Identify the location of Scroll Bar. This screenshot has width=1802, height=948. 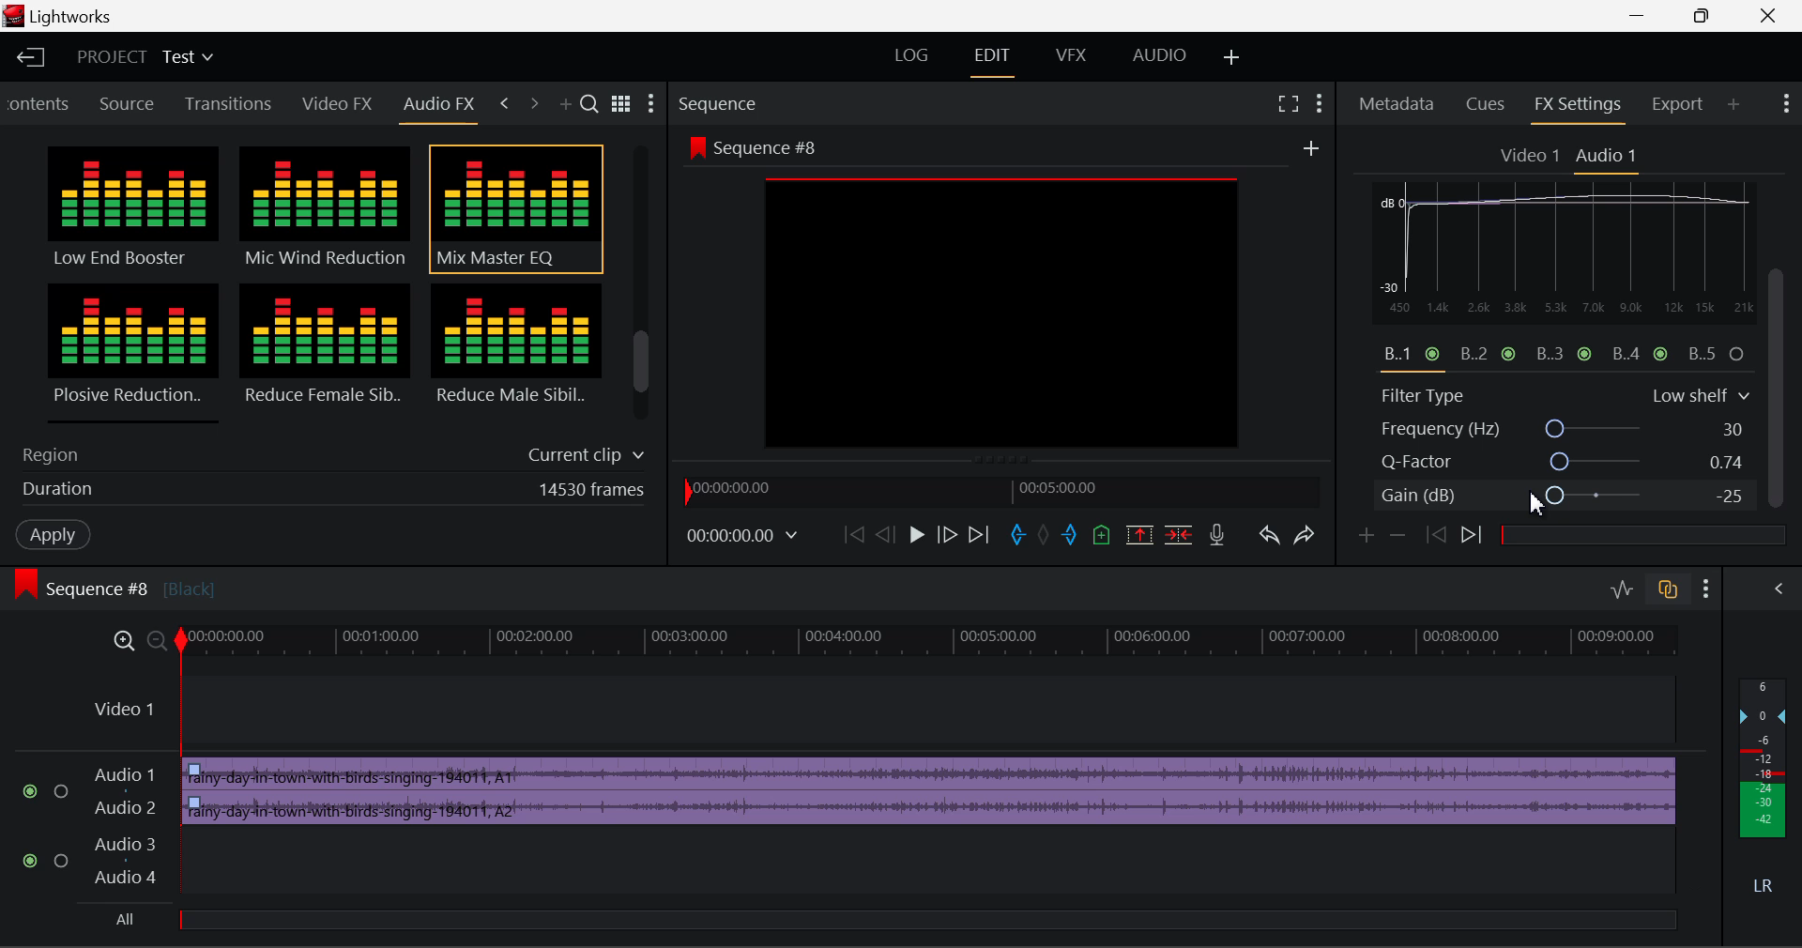
(642, 287).